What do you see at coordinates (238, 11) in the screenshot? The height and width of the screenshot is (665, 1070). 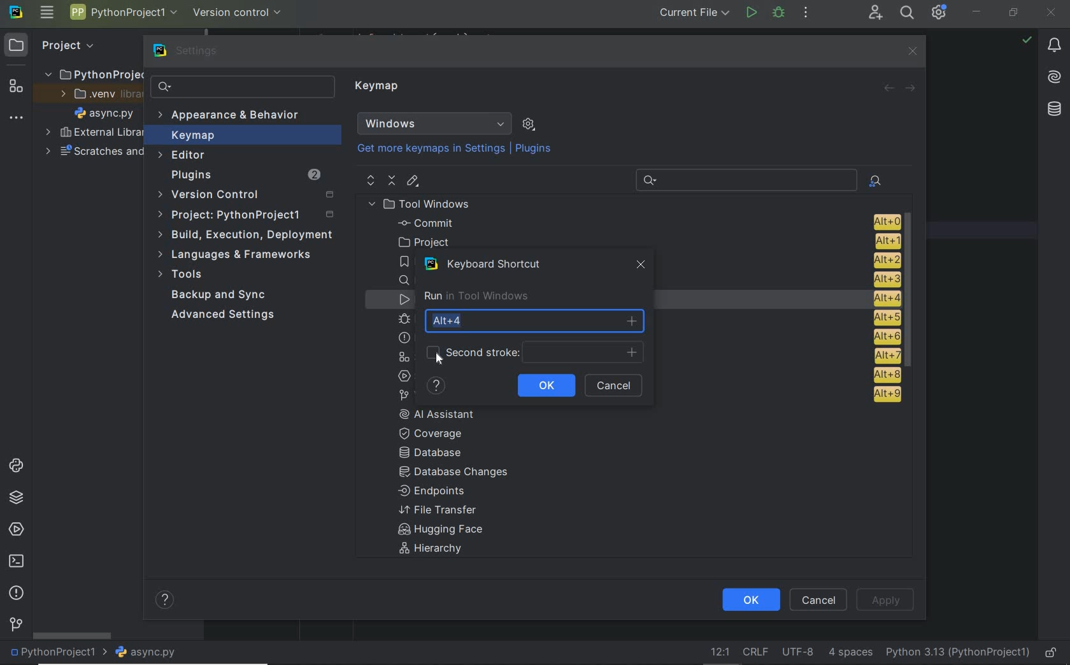 I see `version control` at bounding box center [238, 11].